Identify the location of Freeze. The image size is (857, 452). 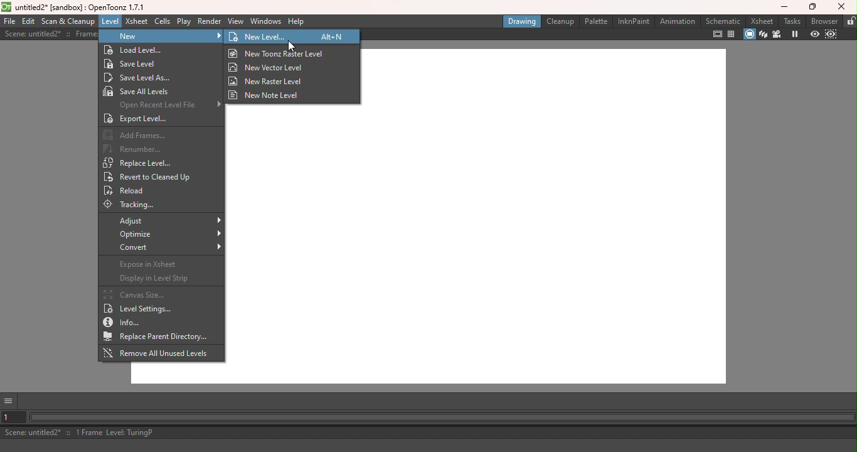
(792, 34).